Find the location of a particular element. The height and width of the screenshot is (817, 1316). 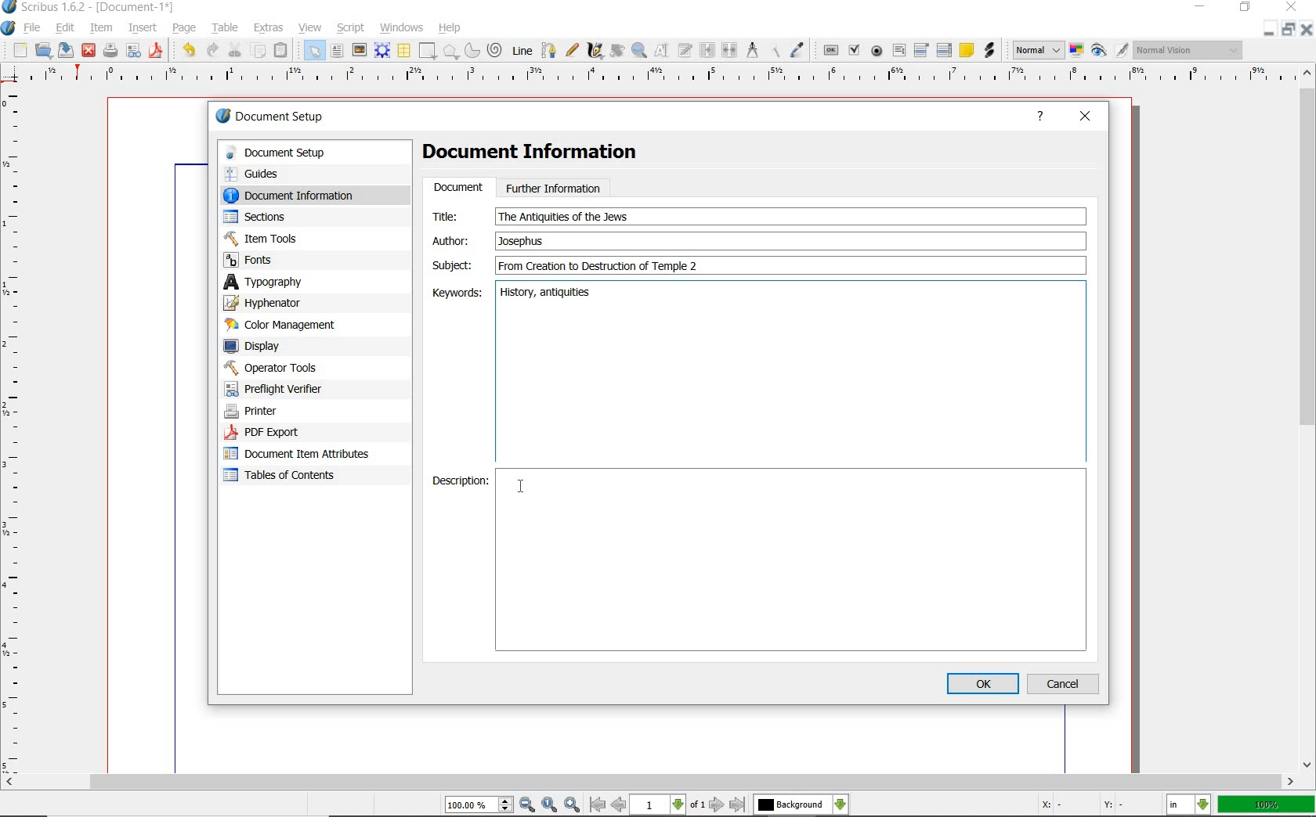

save is located at coordinates (67, 50).